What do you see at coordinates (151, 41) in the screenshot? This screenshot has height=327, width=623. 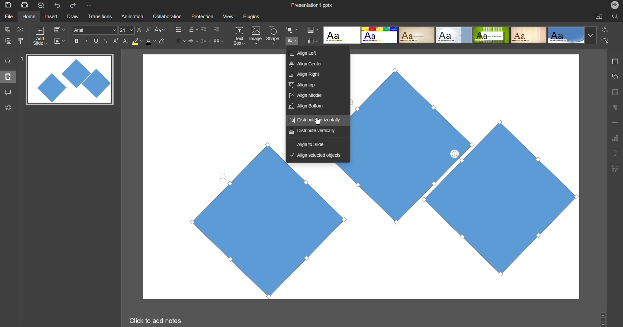 I see `Text Color` at bounding box center [151, 41].